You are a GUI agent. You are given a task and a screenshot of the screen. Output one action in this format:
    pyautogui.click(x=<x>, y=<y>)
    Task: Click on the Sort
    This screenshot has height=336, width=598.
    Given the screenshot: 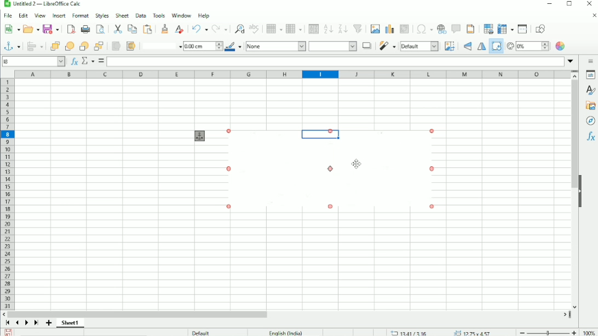 What is the action you would take?
    pyautogui.click(x=313, y=29)
    